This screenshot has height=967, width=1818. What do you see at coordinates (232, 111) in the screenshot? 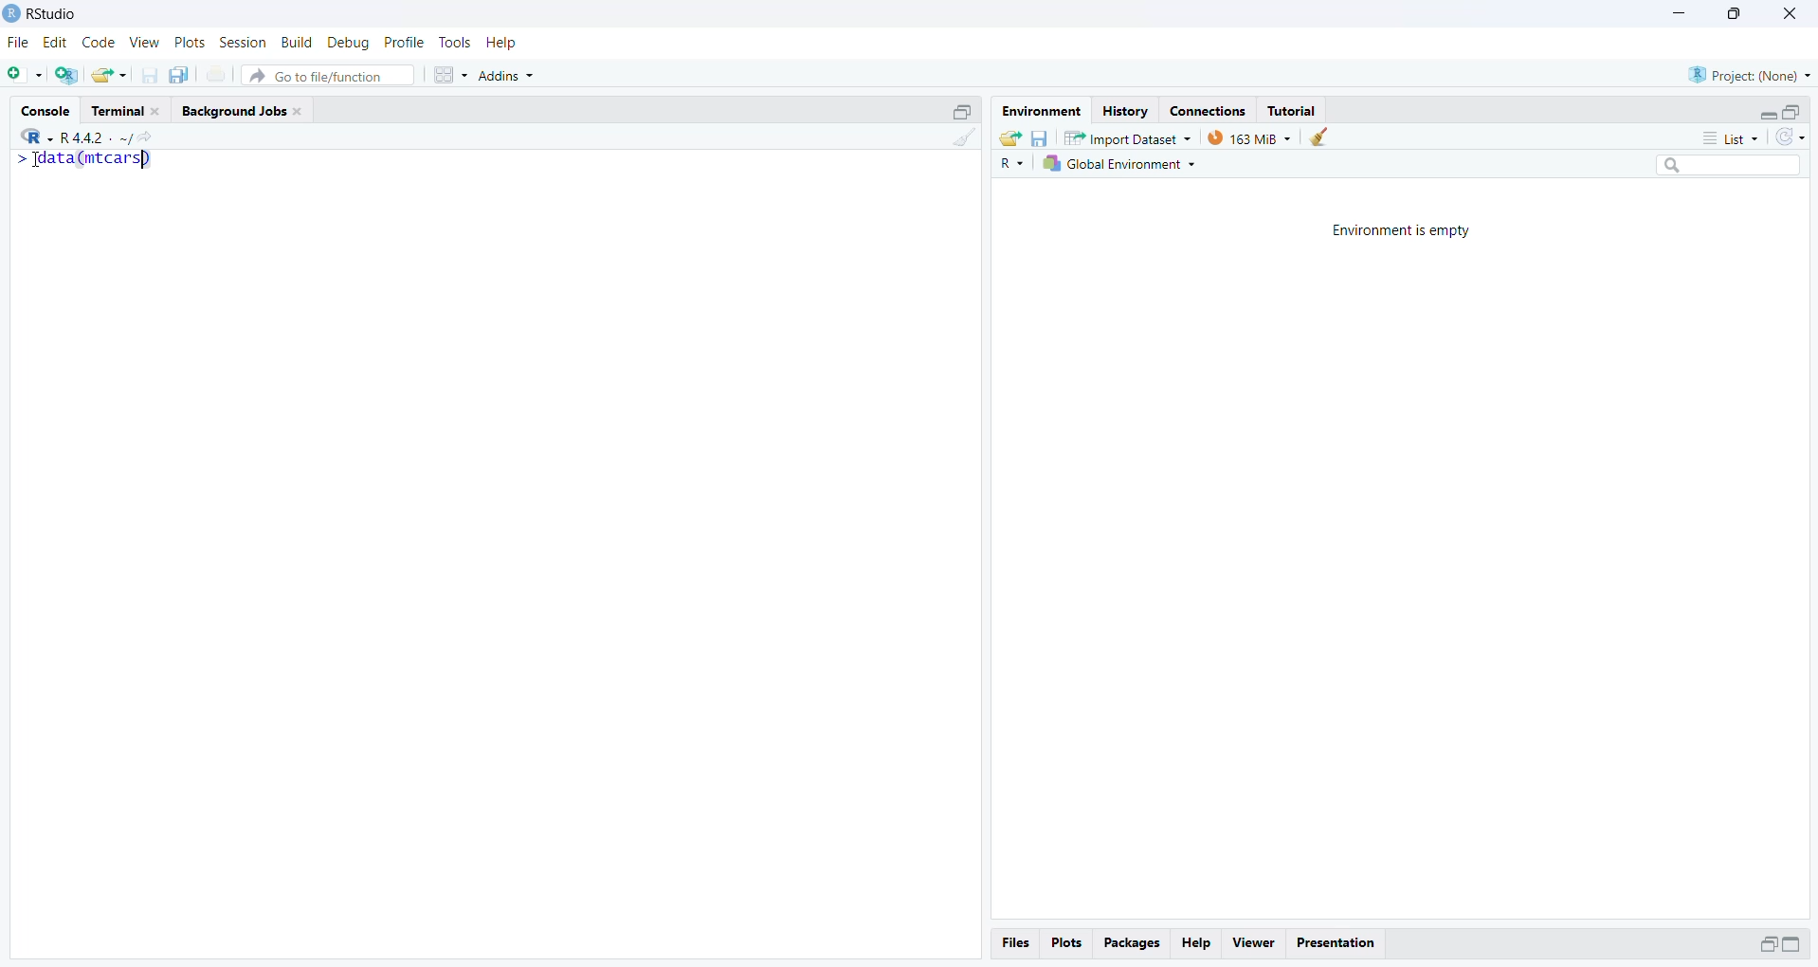
I see `Background Jobs` at bounding box center [232, 111].